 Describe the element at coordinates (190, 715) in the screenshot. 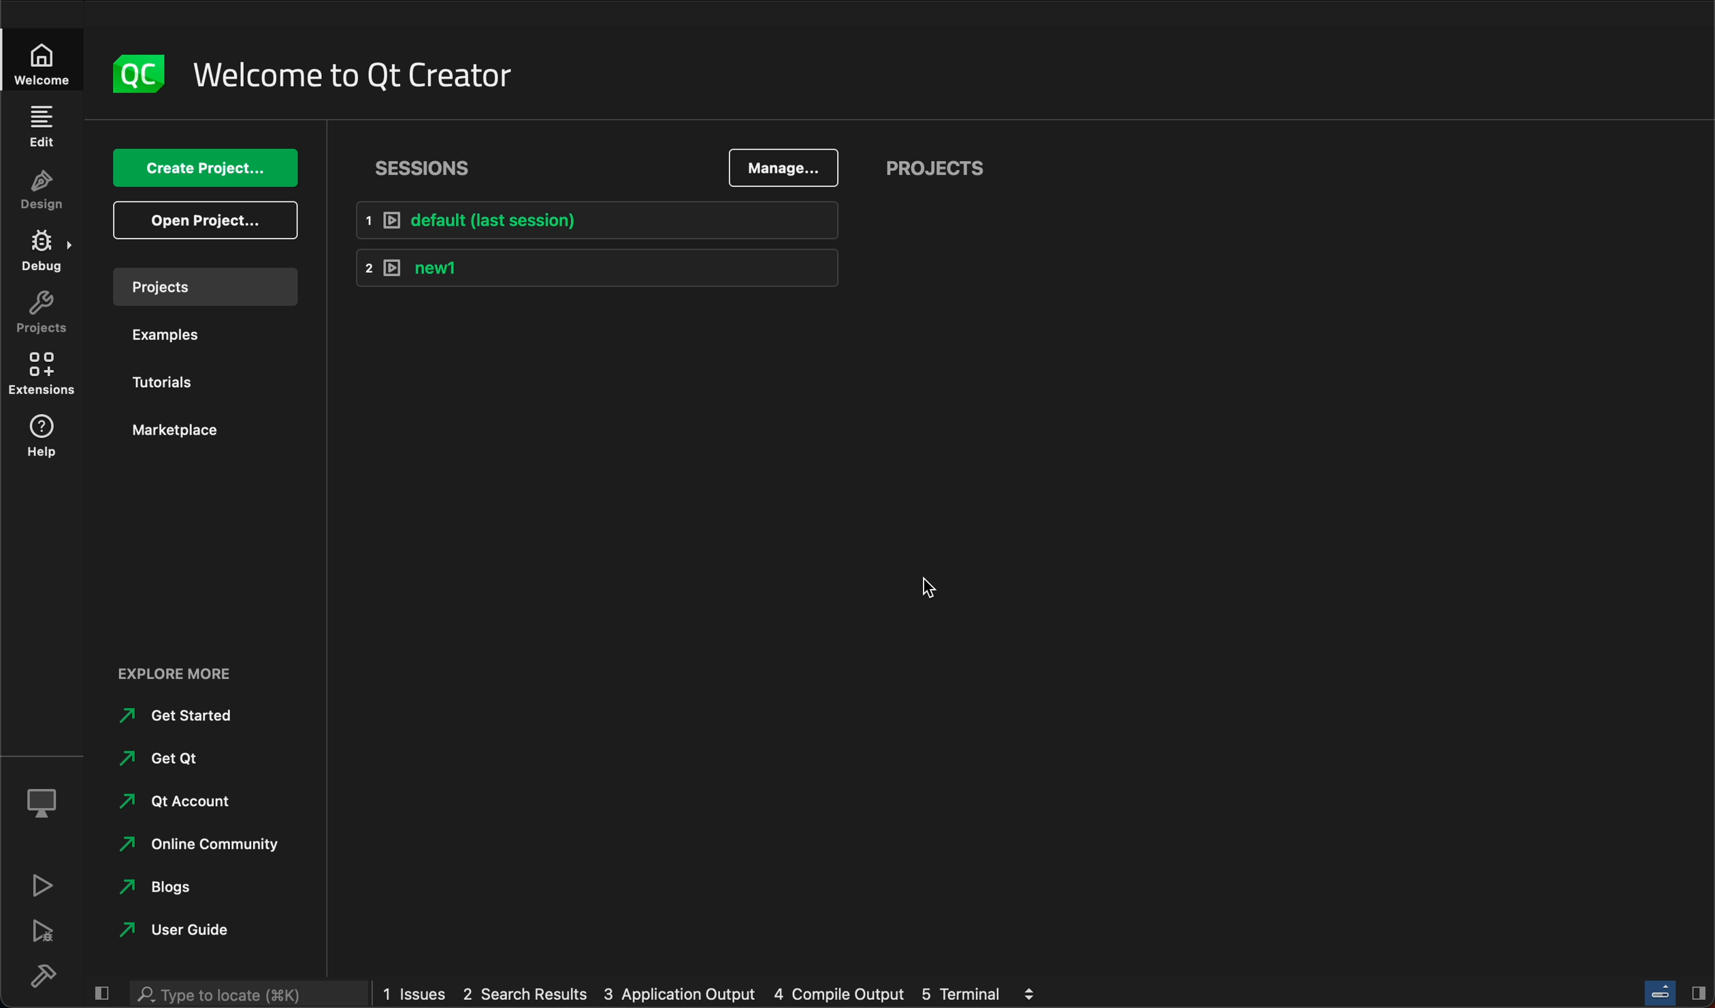

I see `get started` at that location.